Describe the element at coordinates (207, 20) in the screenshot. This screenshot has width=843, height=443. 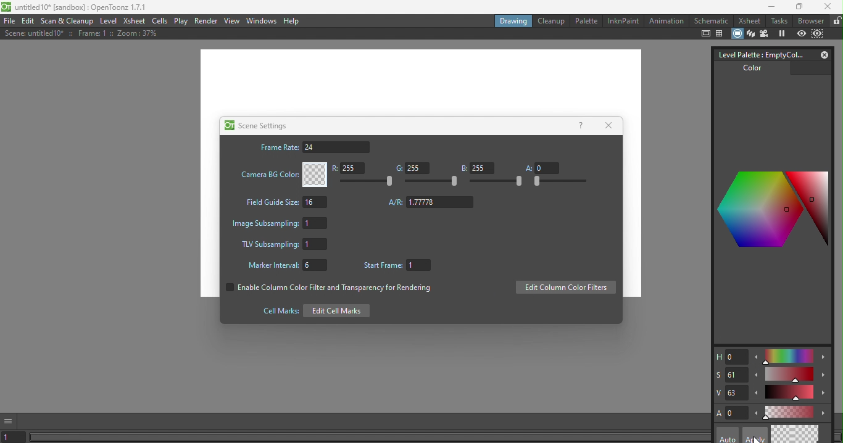
I see `Render` at that location.